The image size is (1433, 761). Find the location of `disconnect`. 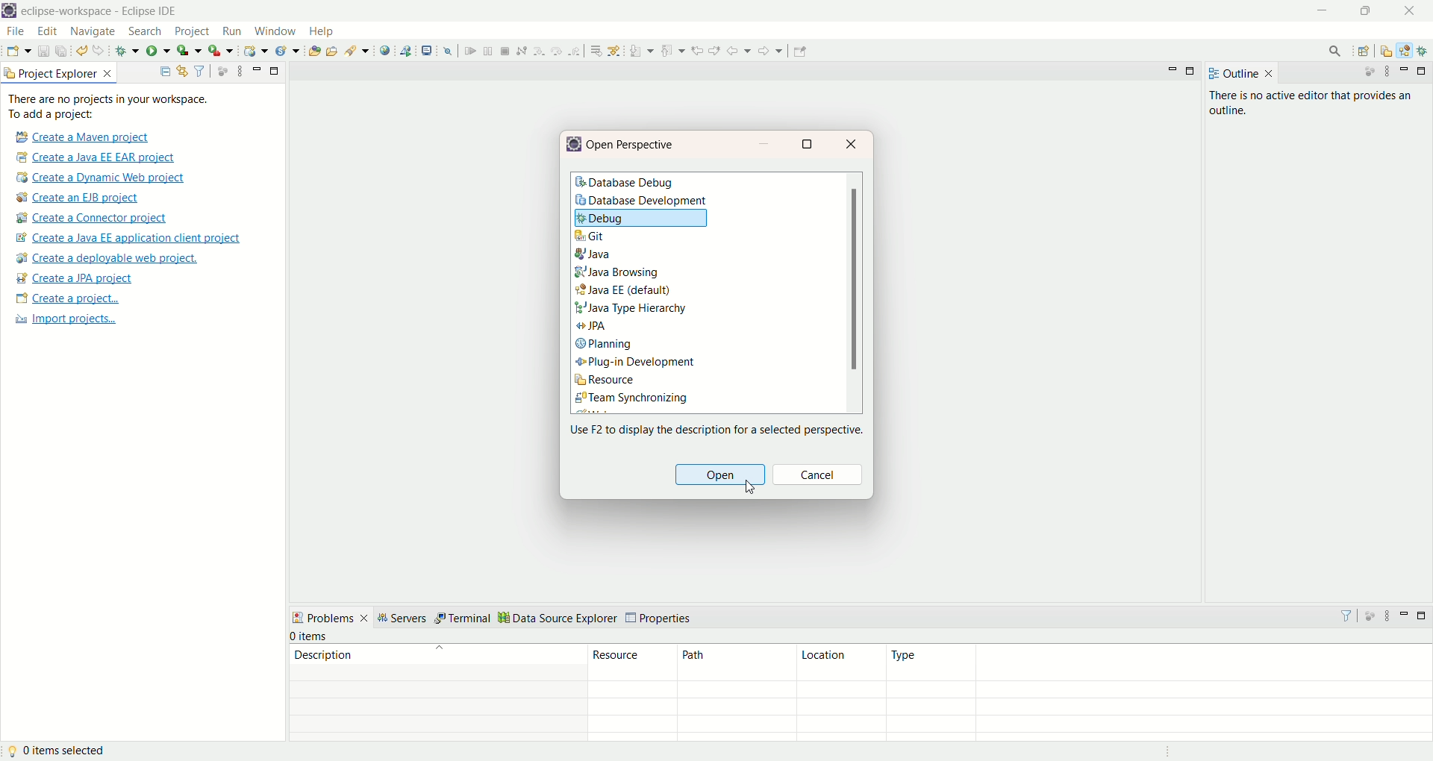

disconnect is located at coordinates (521, 50).